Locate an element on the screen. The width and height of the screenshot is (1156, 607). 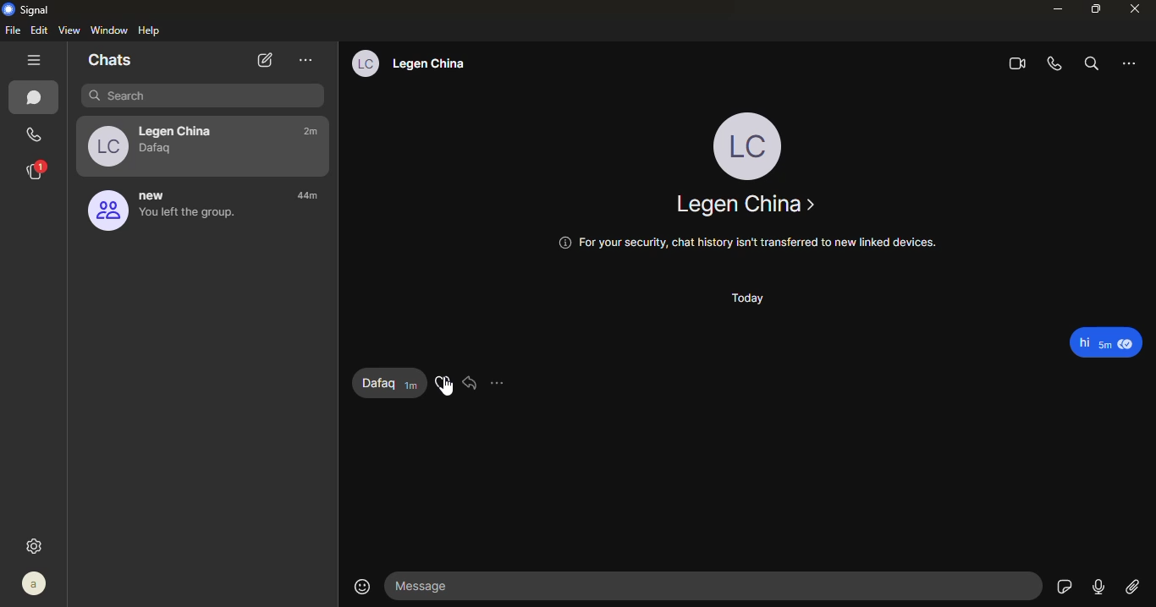
reply is located at coordinates (471, 384).